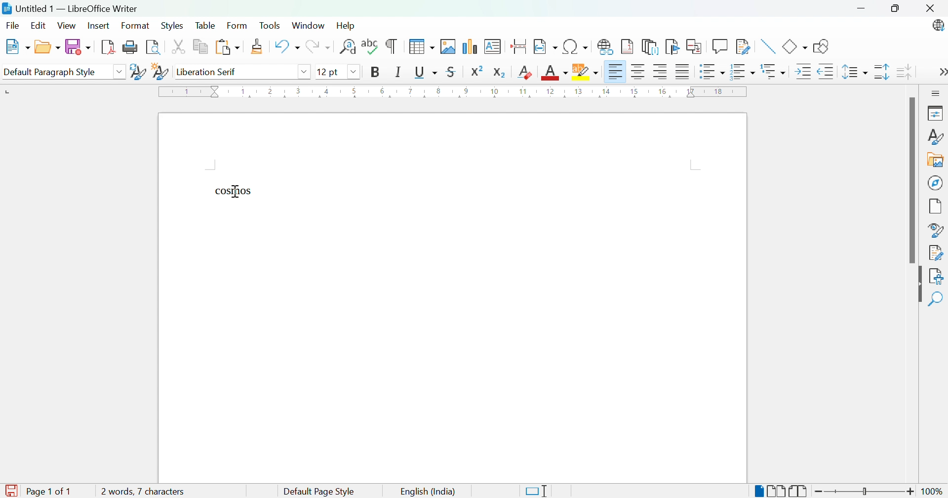  What do you see at coordinates (803, 72) in the screenshot?
I see `Increase indent` at bounding box center [803, 72].